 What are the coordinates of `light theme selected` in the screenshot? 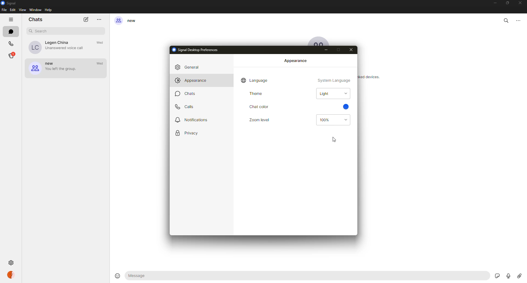 It's located at (333, 95).